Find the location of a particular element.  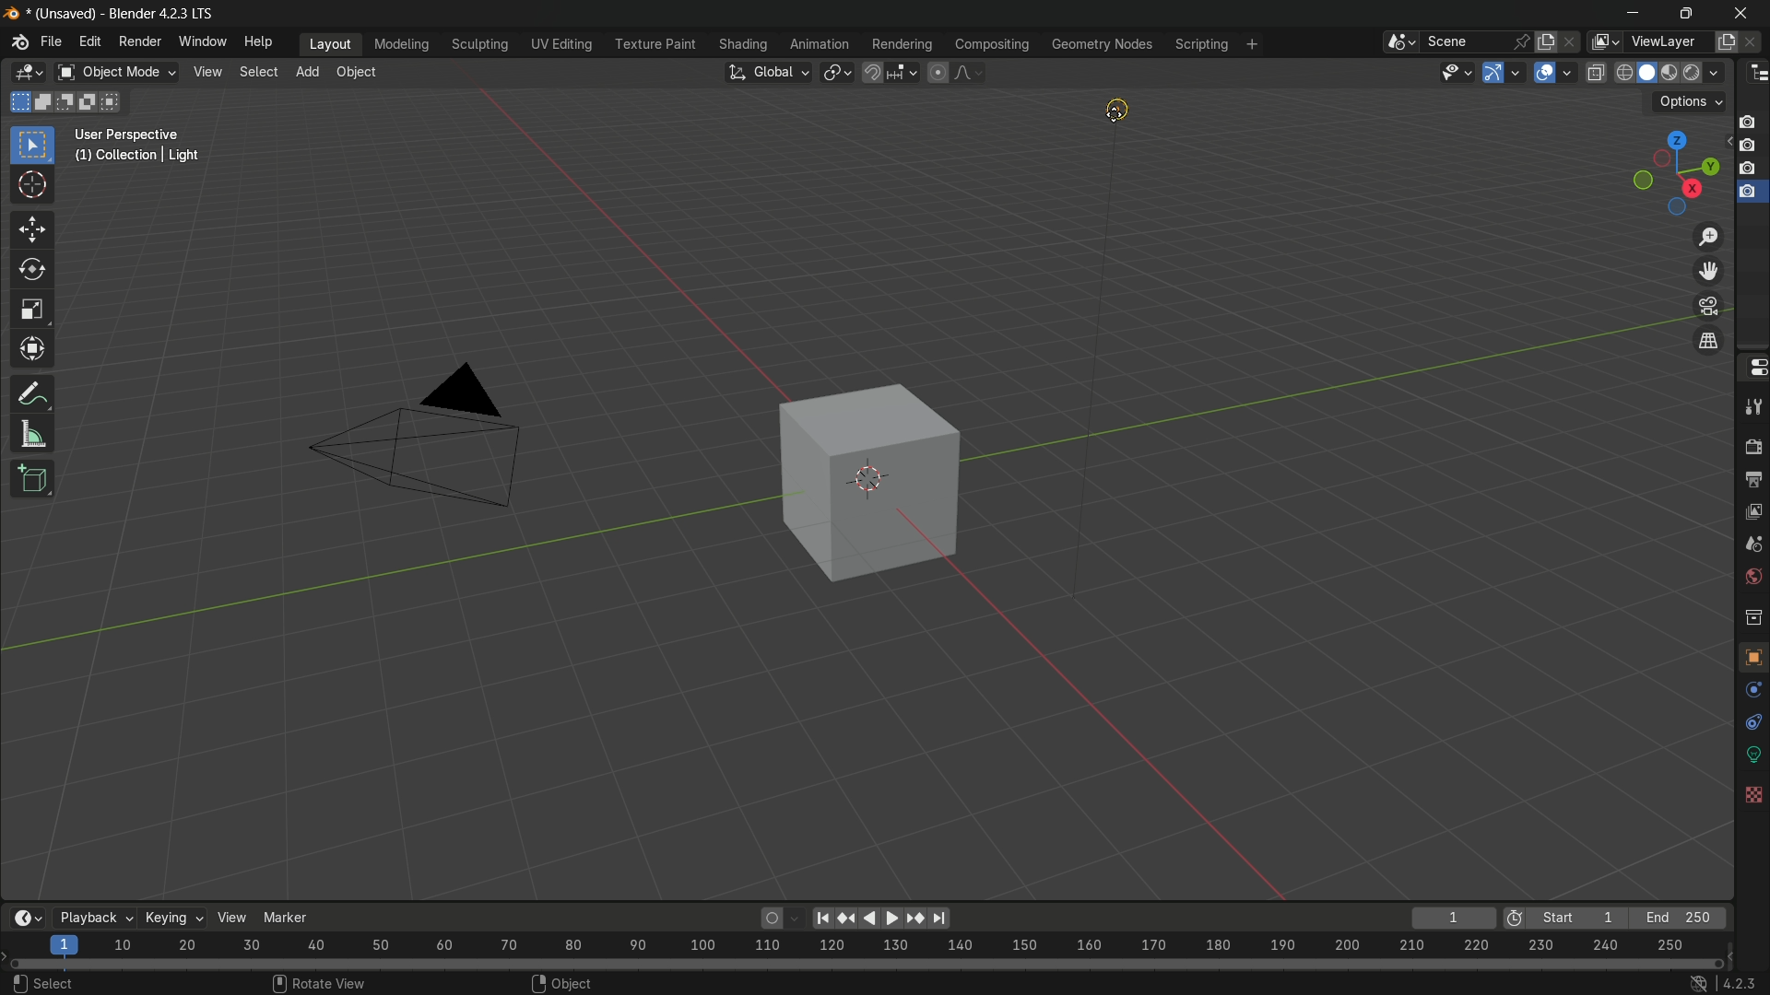

light is located at coordinates (1132, 111).